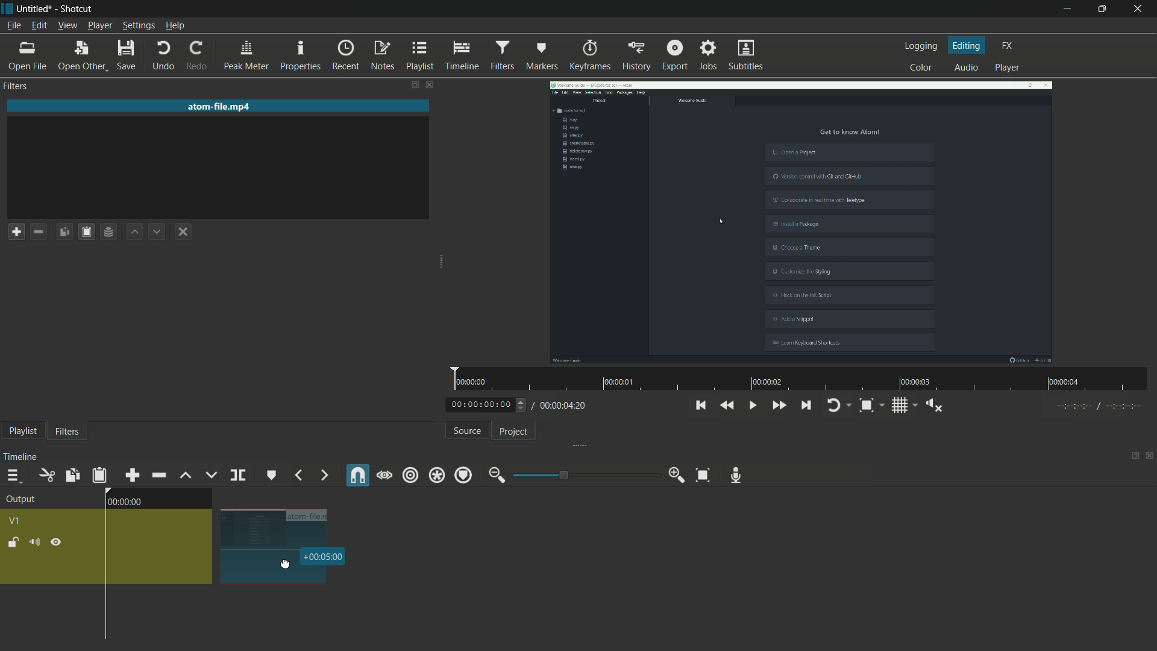 The image size is (1157, 651). Describe the element at coordinates (298, 475) in the screenshot. I see `previous marker` at that location.